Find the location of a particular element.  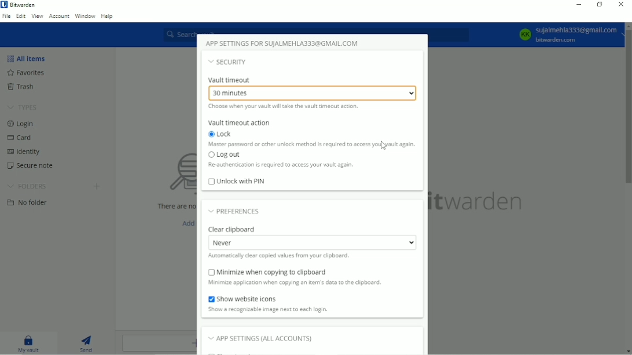

Login is located at coordinates (23, 124).